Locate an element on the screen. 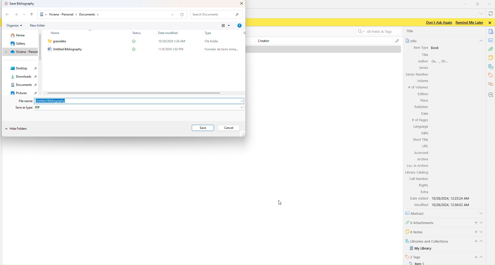 The width and height of the screenshot is (495, 265). citations is located at coordinates (490, 85).